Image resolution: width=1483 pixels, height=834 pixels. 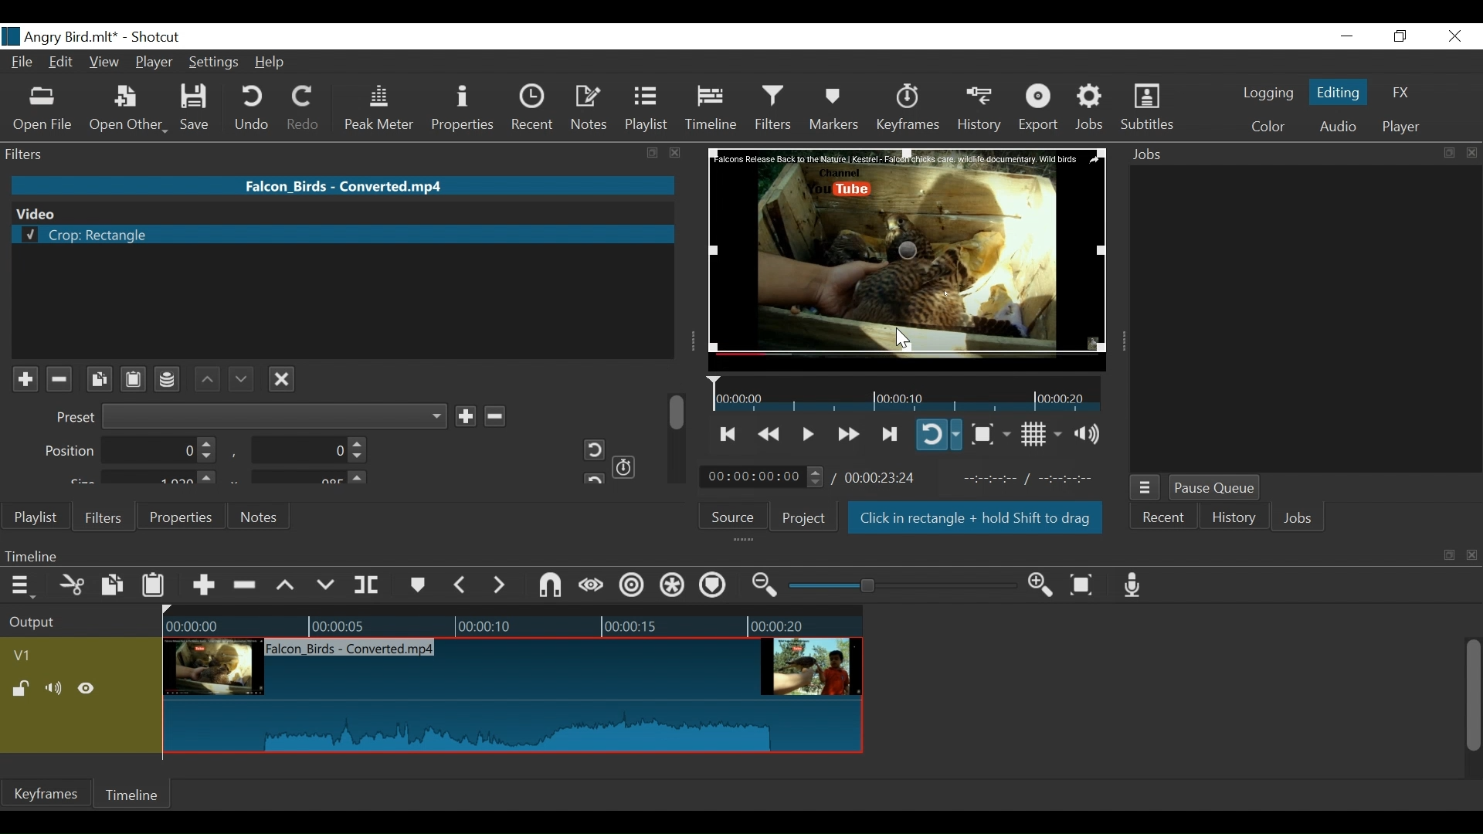 What do you see at coordinates (712, 587) in the screenshot?
I see `Ripple all tracks` at bounding box center [712, 587].